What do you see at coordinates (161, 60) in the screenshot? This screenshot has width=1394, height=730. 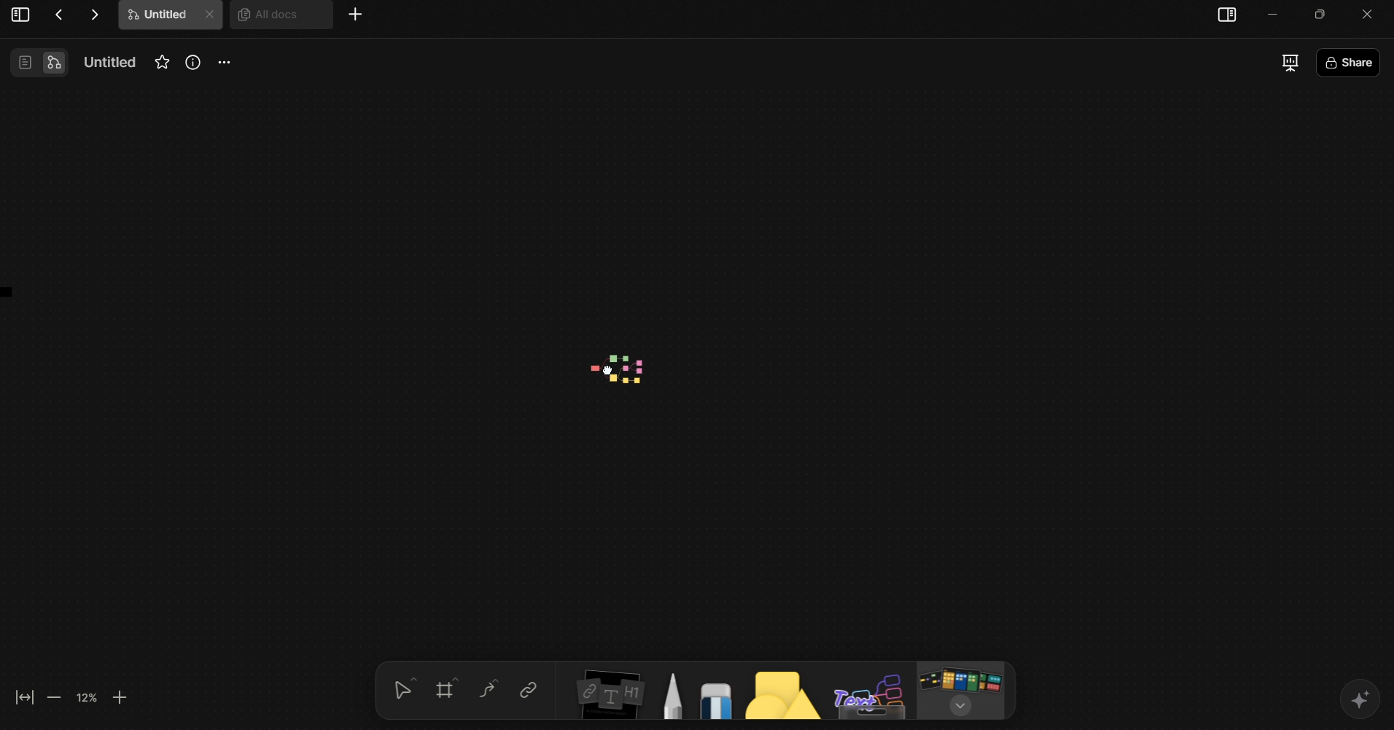 I see `Favourites` at bounding box center [161, 60].